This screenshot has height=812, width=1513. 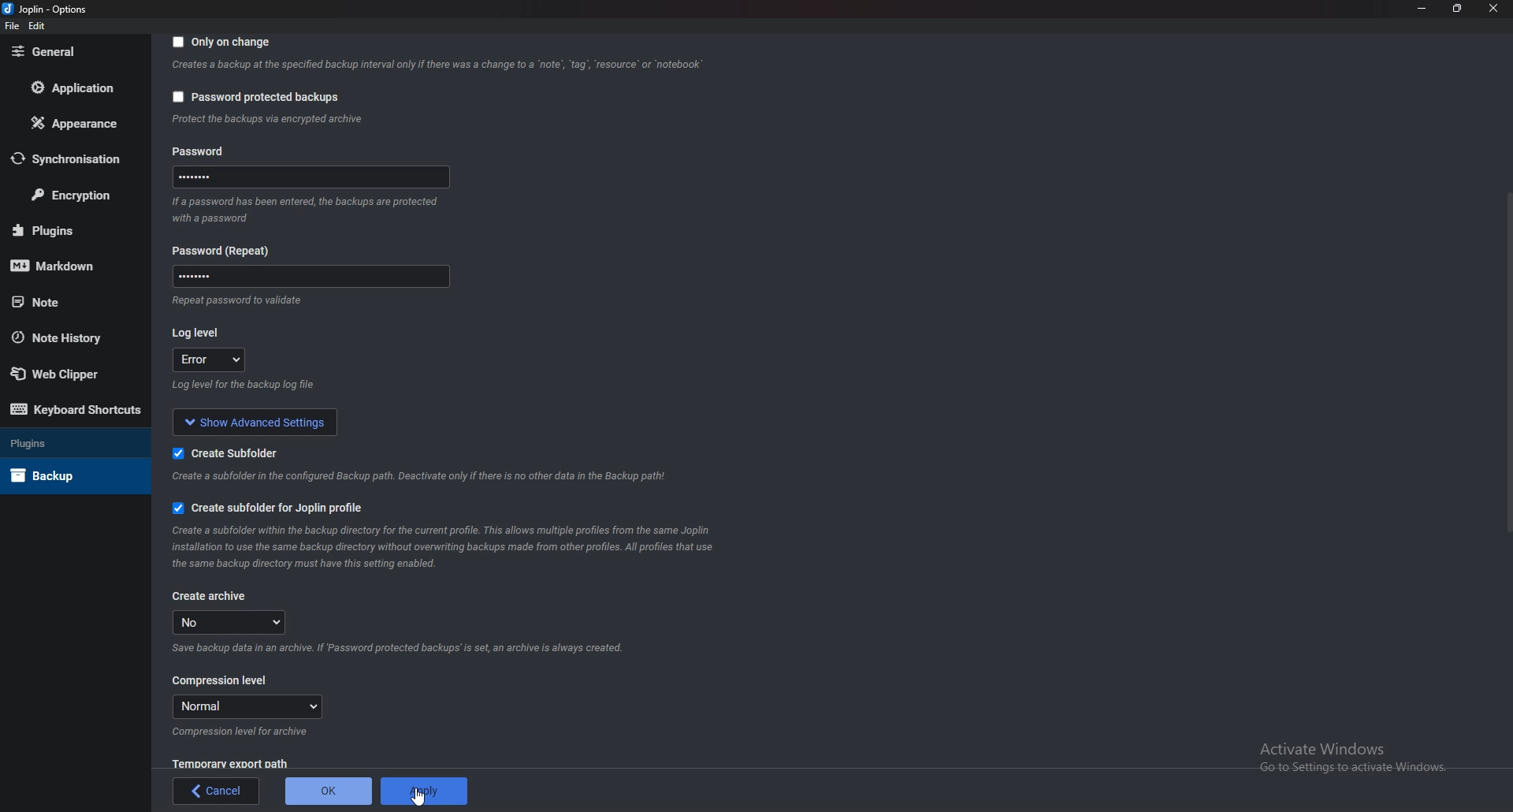 I want to click on Log level, so click(x=198, y=330).